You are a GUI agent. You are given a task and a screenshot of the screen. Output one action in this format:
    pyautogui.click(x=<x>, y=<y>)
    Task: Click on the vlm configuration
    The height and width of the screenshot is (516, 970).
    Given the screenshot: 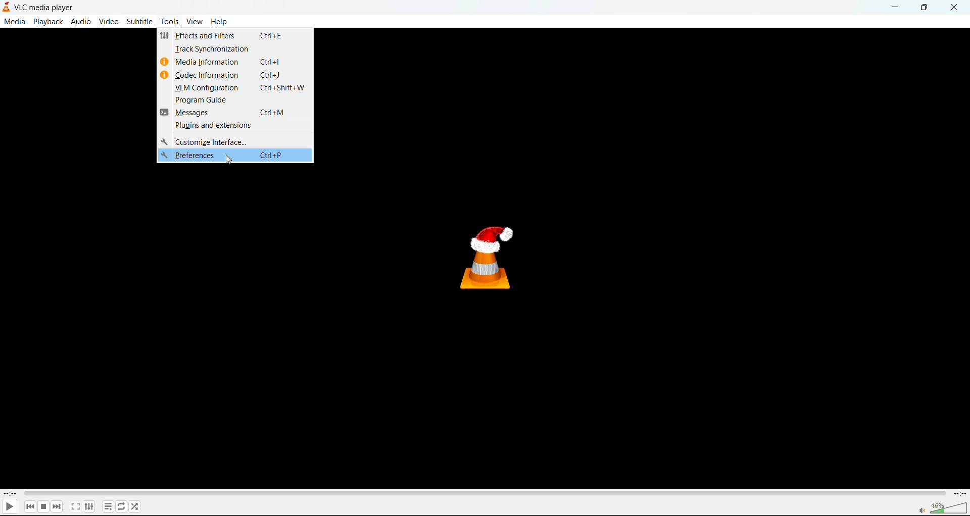 What is the action you would take?
    pyautogui.click(x=208, y=88)
    